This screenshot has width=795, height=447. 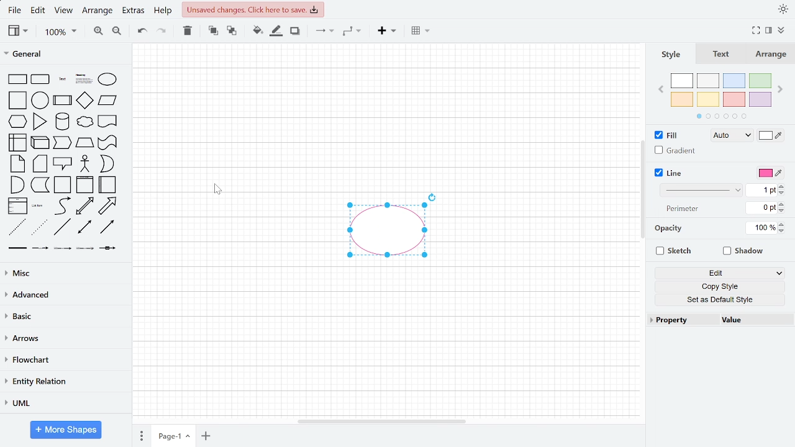 What do you see at coordinates (39, 228) in the screenshot?
I see `dotted line` at bounding box center [39, 228].